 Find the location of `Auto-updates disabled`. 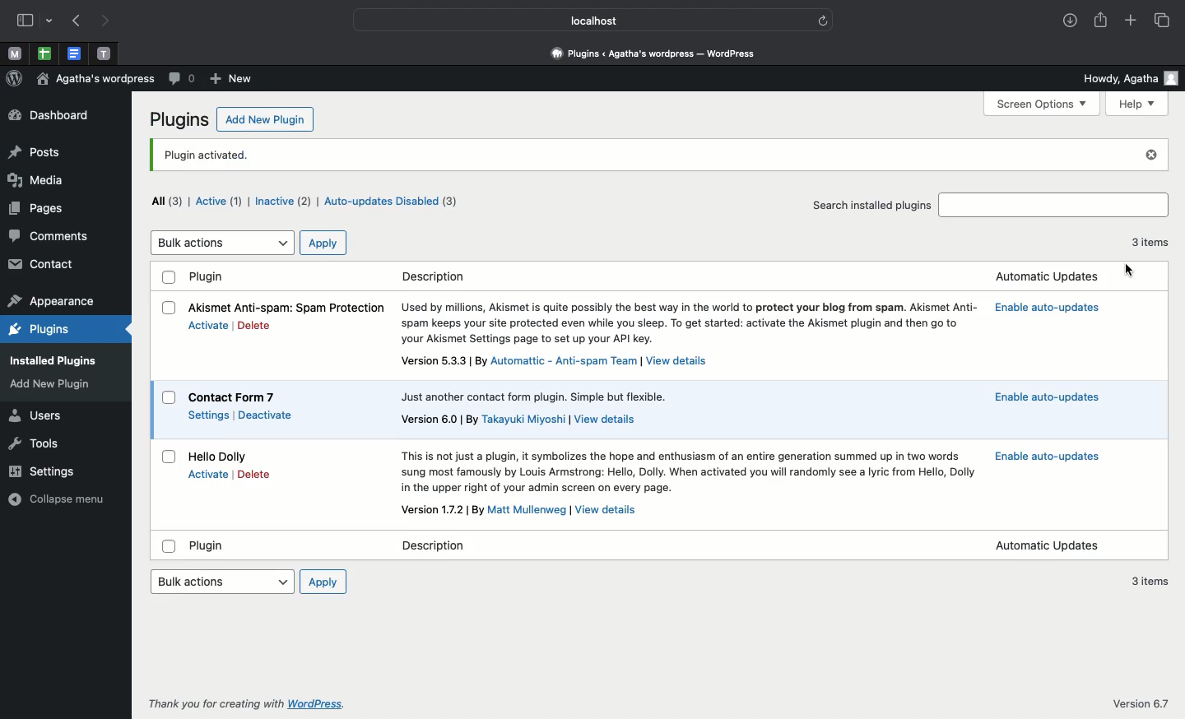

Auto-updates disabled is located at coordinates (395, 203).